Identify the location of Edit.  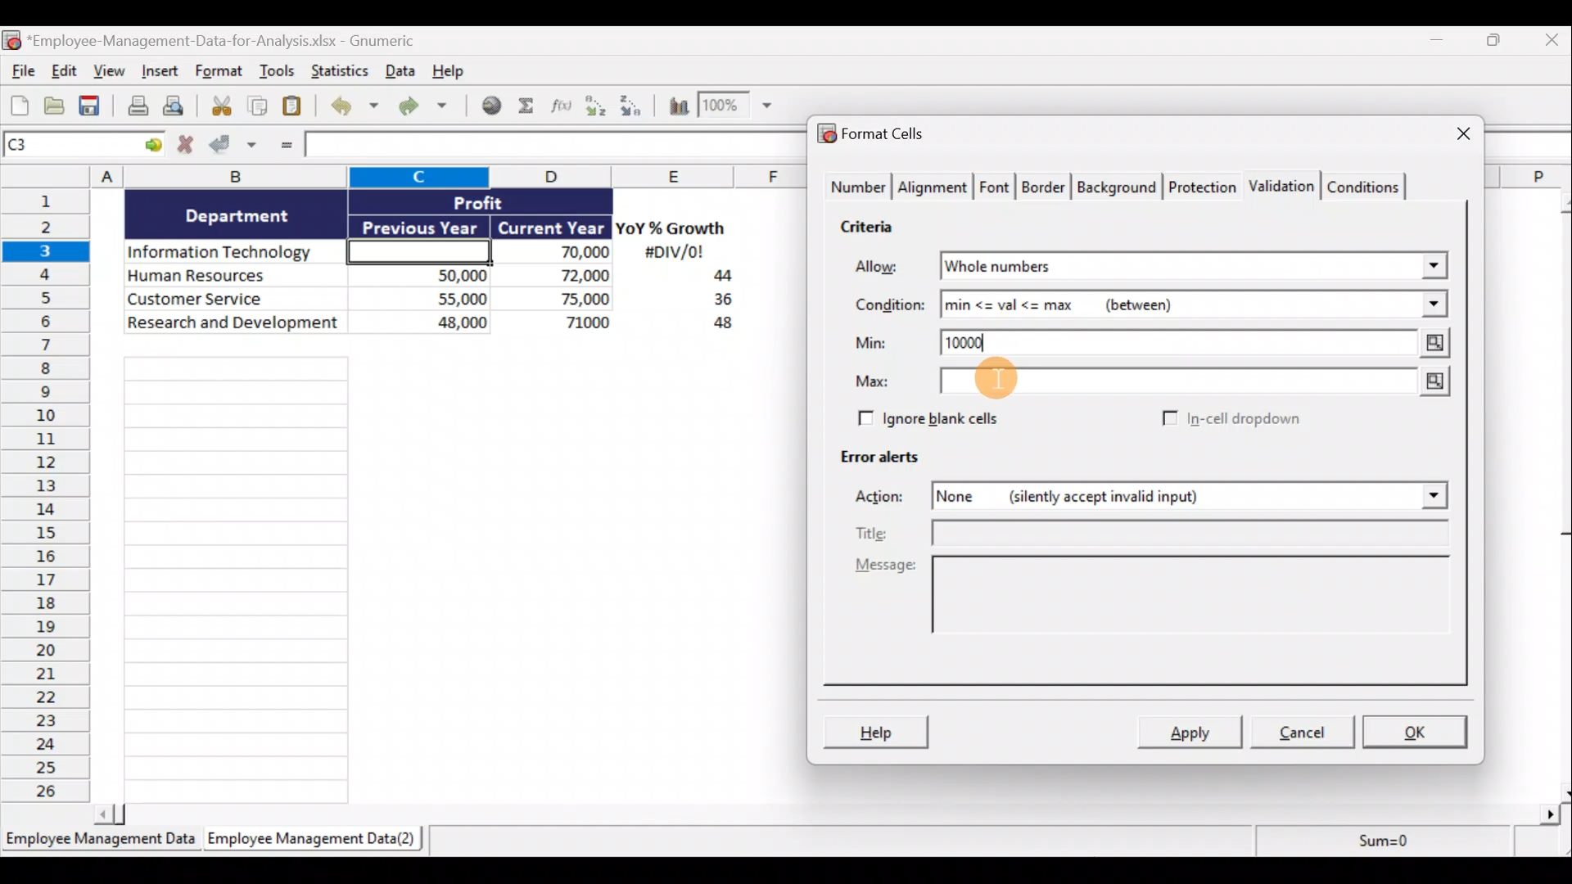
(63, 72).